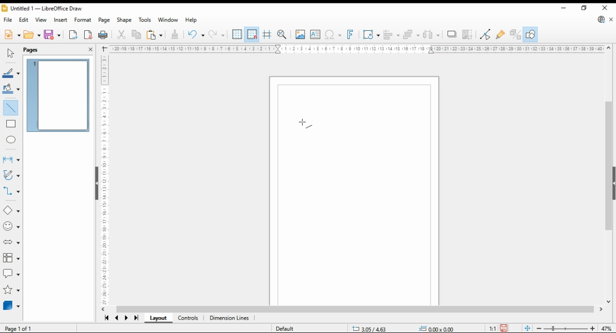 This screenshot has width=616, height=333. I want to click on libreoffice update, so click(601, 20).